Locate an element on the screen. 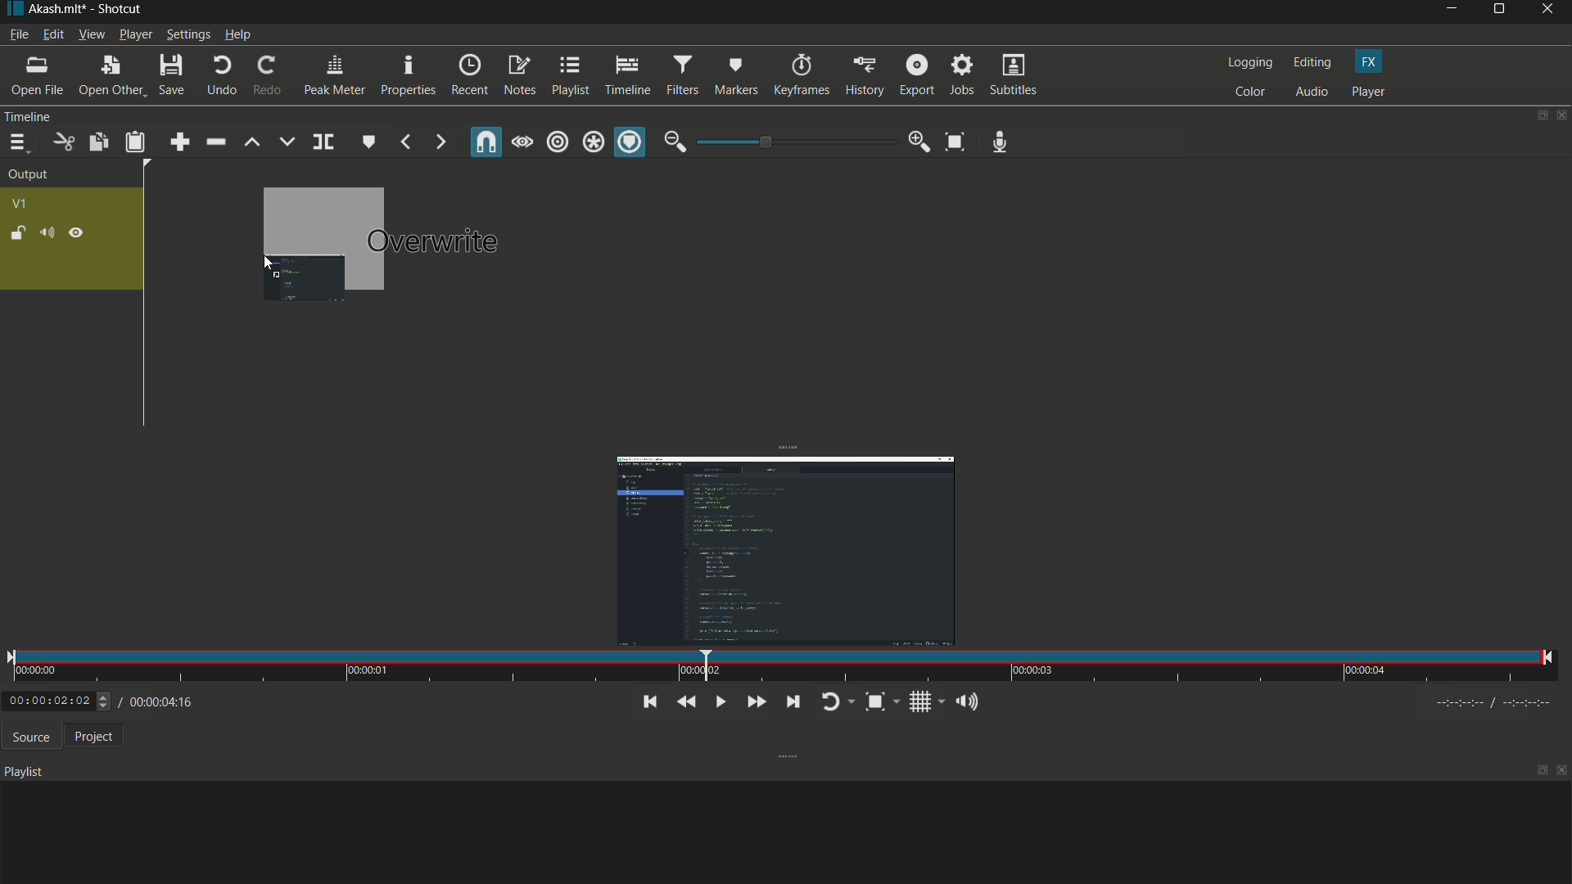  save is located at coordinates (170, 75).